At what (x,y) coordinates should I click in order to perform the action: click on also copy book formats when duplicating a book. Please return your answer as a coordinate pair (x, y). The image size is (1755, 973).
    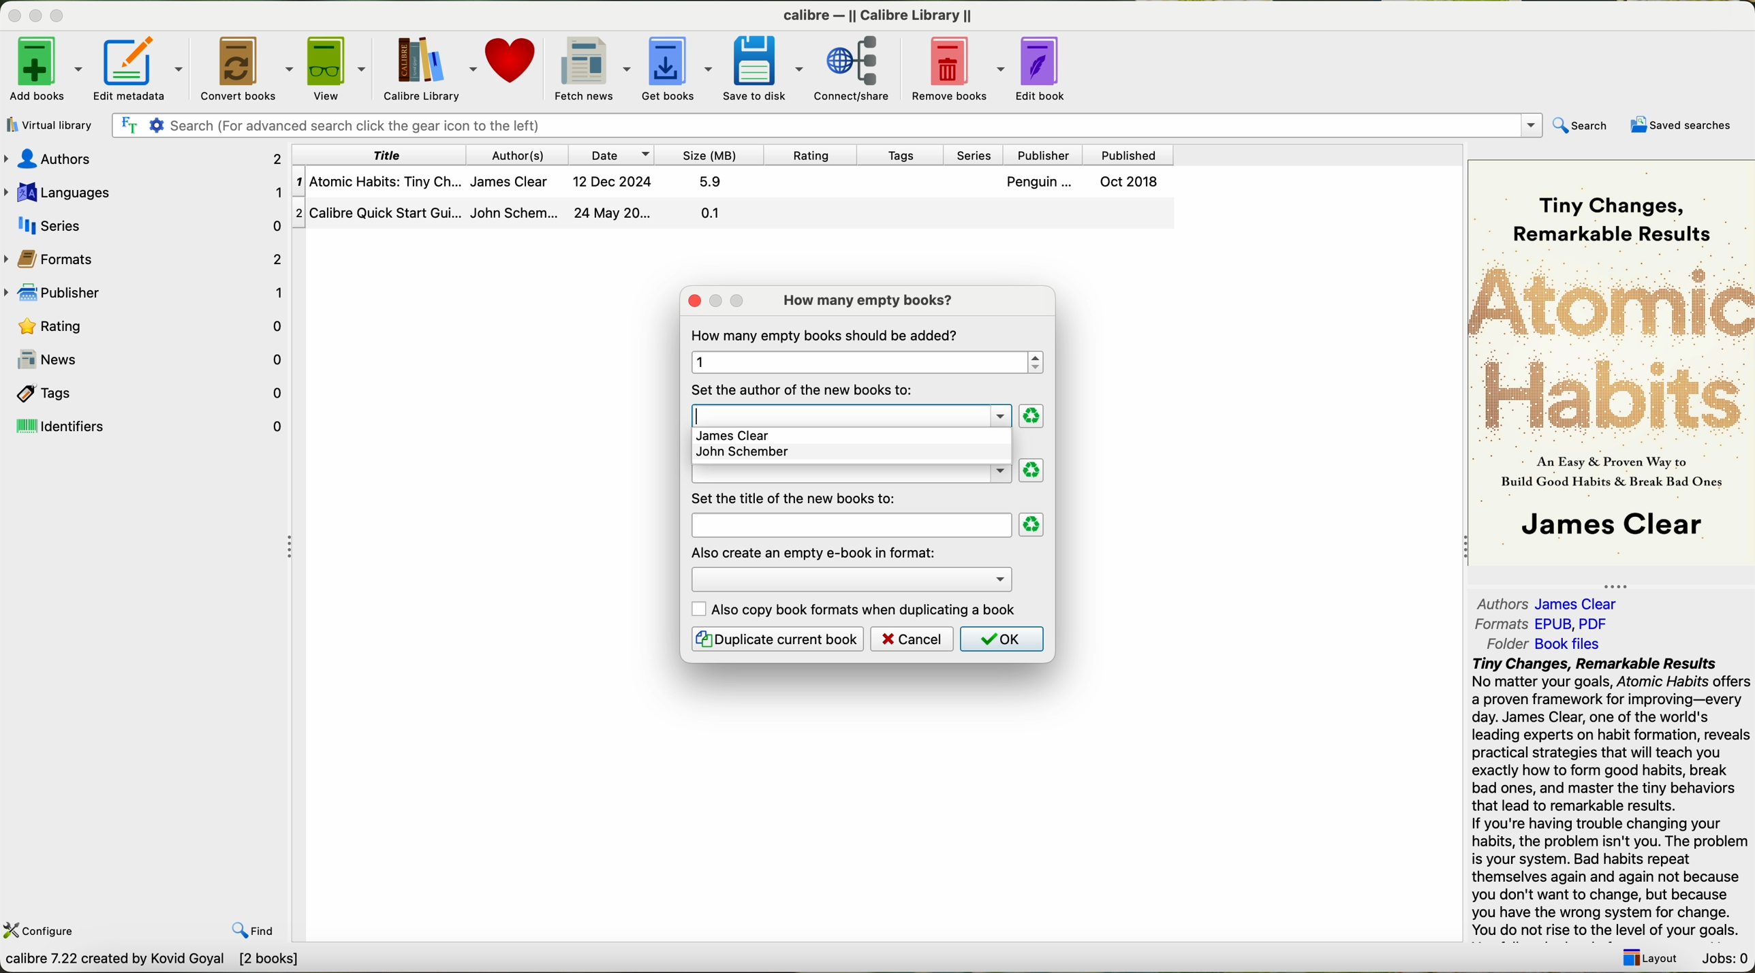
    Looking at the image, I should click on (856, 609).